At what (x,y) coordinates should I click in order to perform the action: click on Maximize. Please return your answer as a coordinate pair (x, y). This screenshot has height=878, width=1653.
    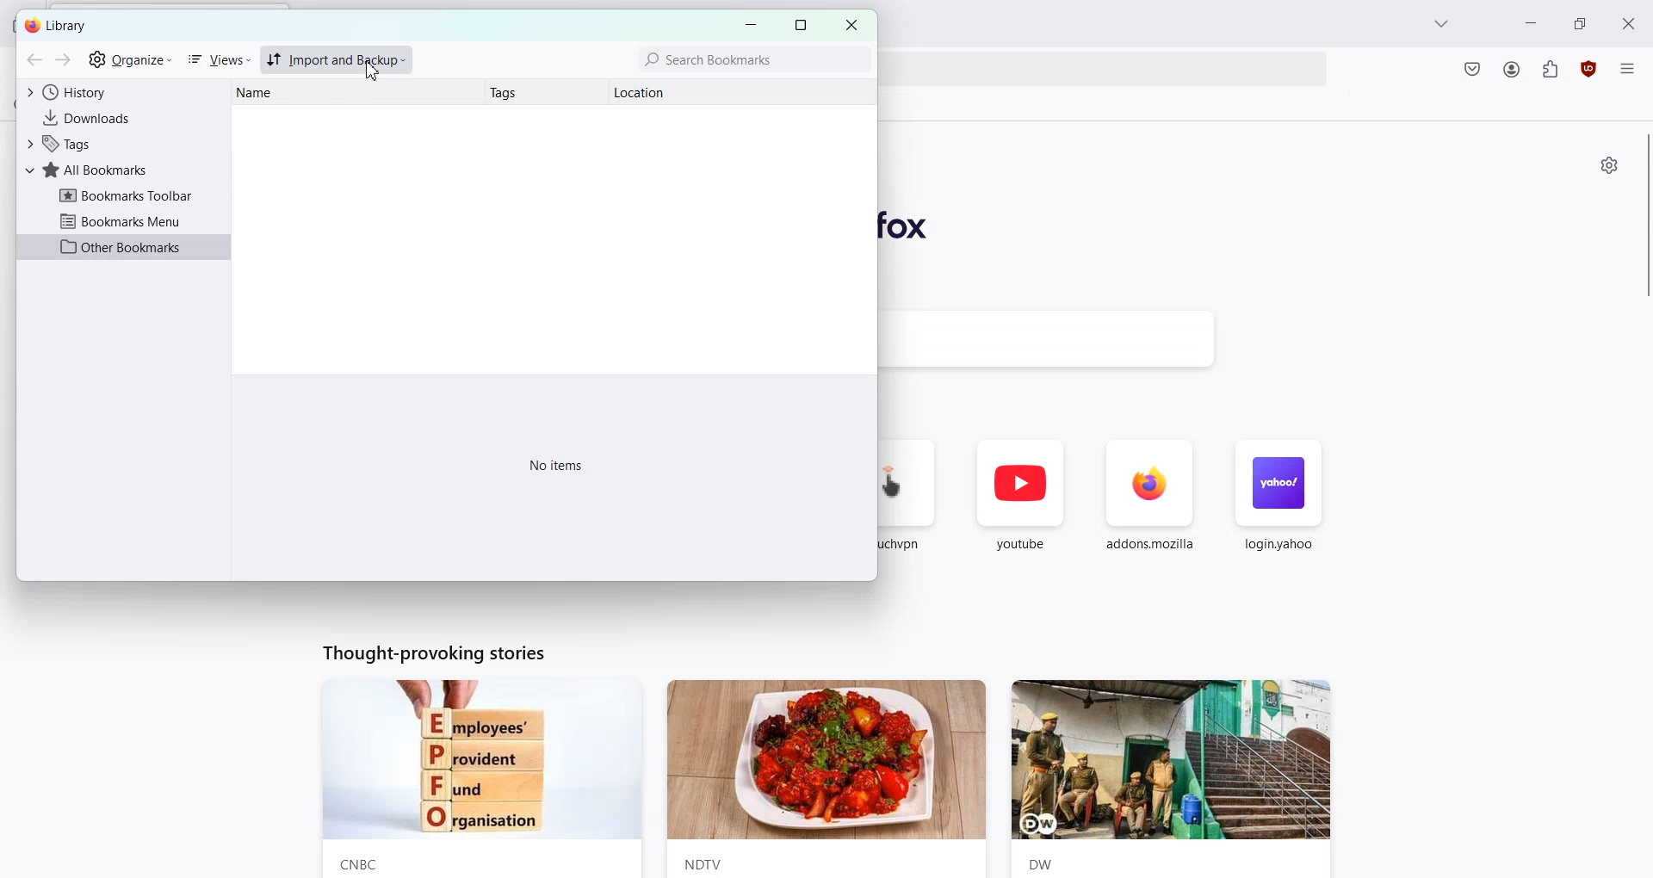
    Looking at the image, I should click on (1579, 22).